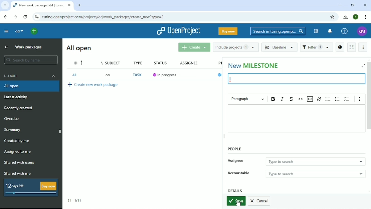  Describe the element at coordinates (19, 31) in the screenshot. I see `dd` at that location.